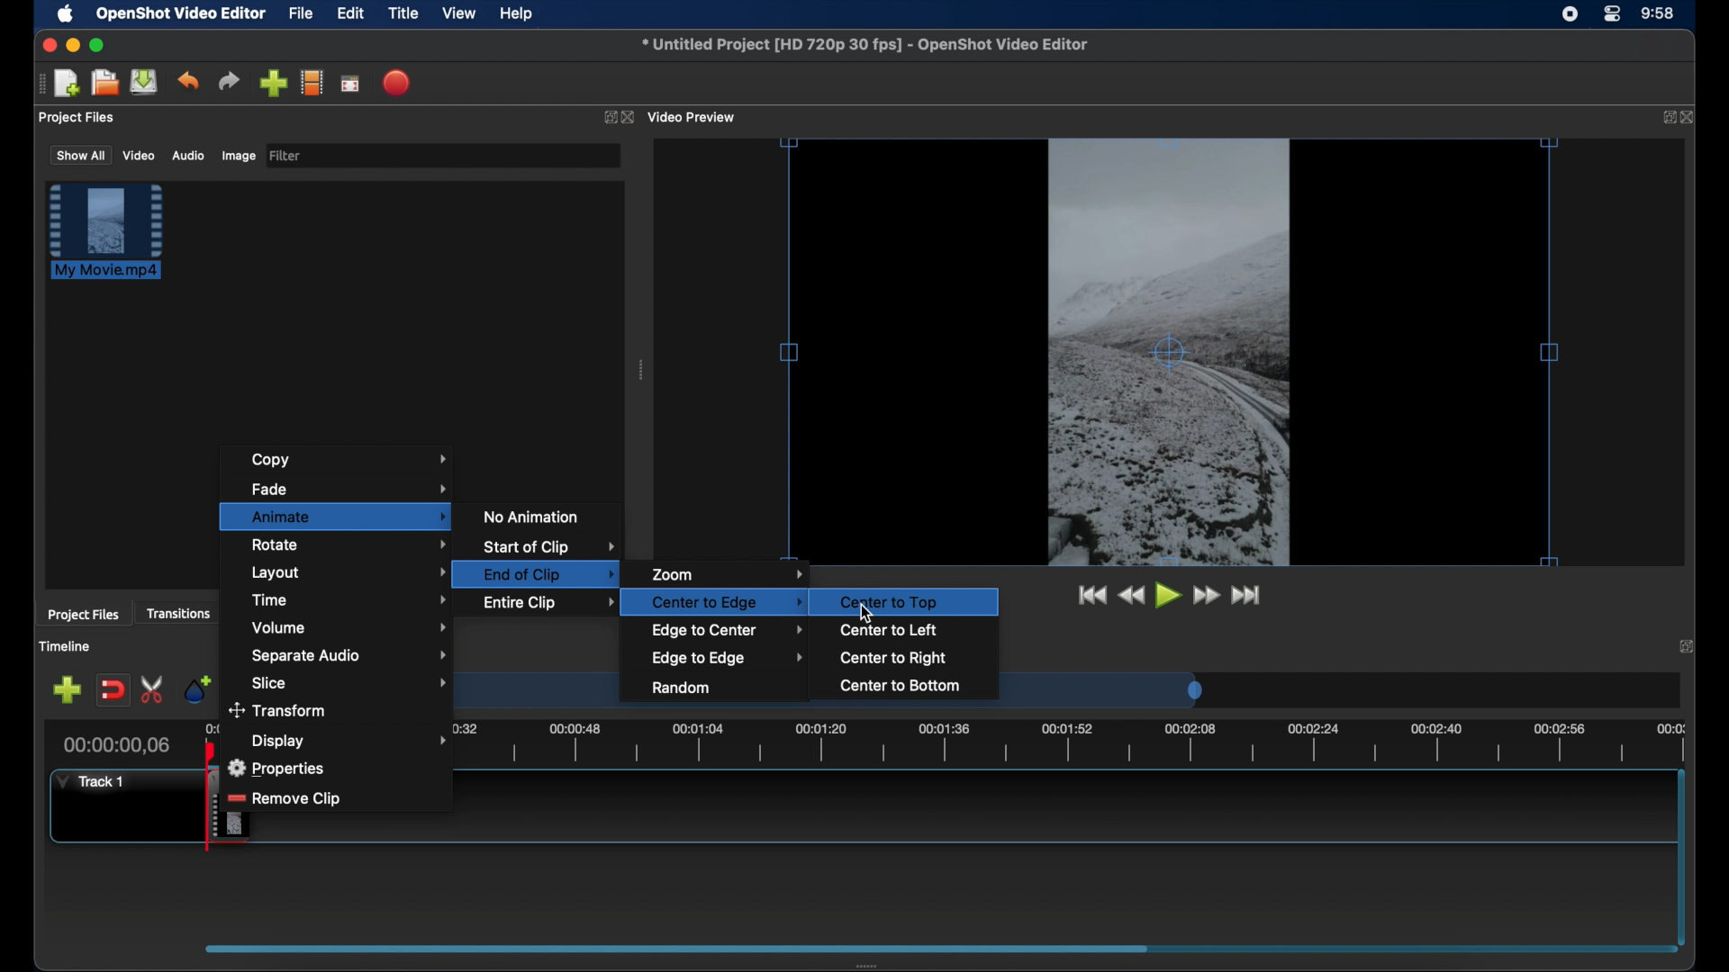 The width and height of the screenshot is (1729, 972). What do you see at coordinates (861, 611) in the screenshot?
I see `cursor` at bounding box center [861, 611].